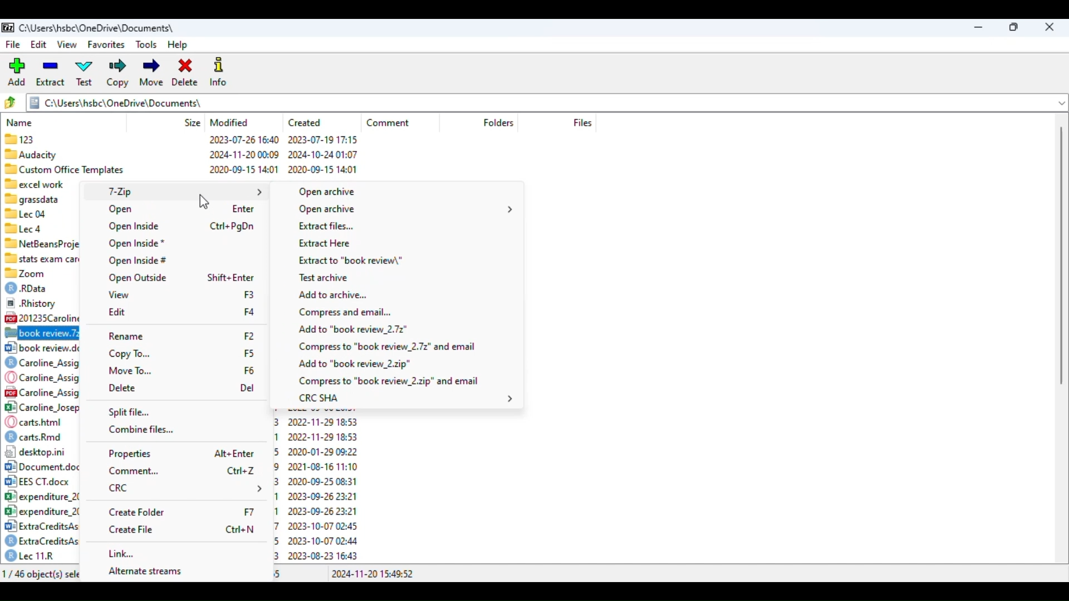 This screenshot has height=601, width=1069. What do you see at coordinates (185, 73) in the screenshot?
I see `delete` at bounding box center [185, 73].